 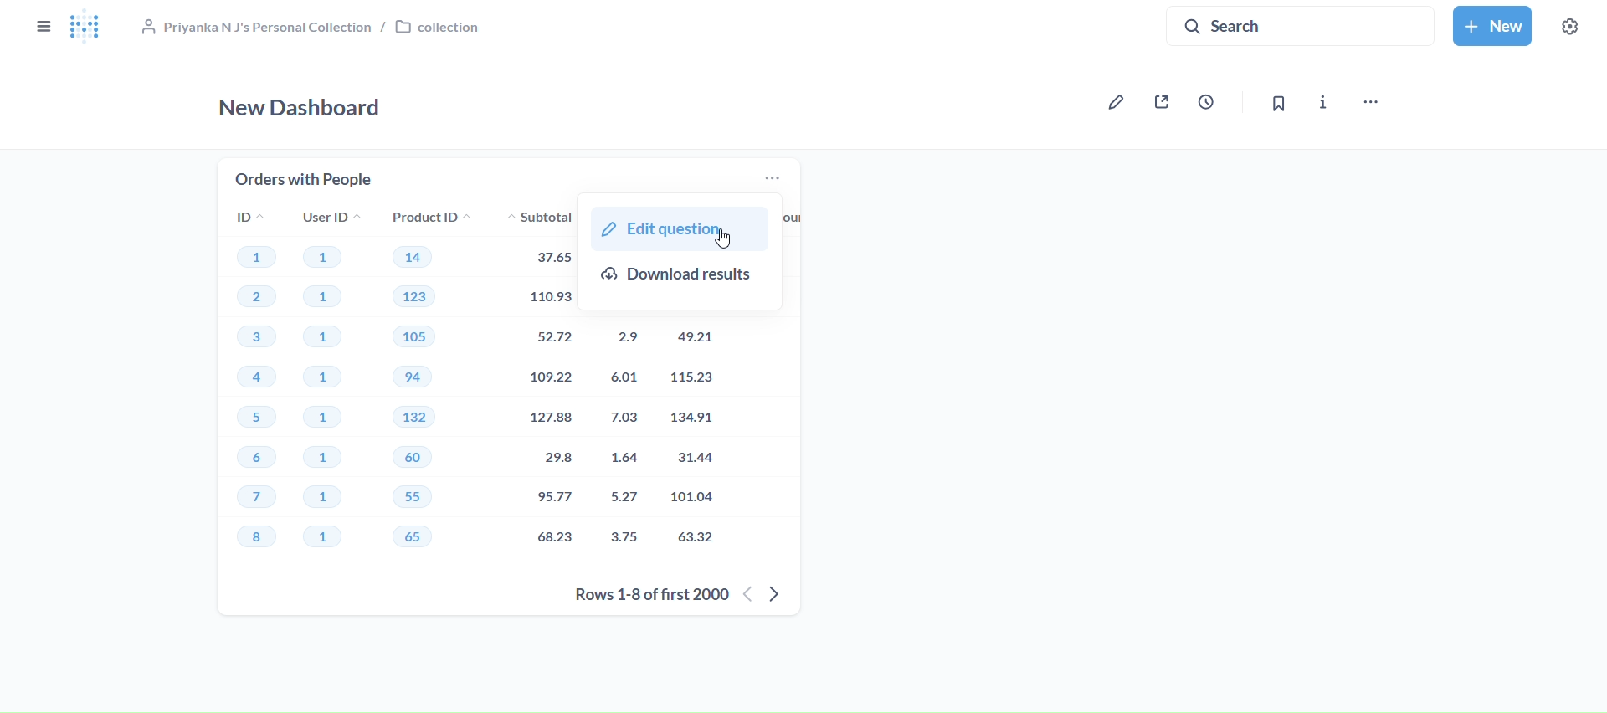 What do you see at coordinates (1165, 102) in the screenshot?
I see `share` at bounding box center [1165, 102].